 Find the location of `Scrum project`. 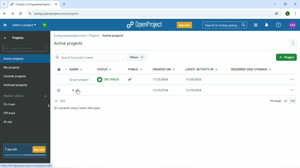

Scrum project is located at coordinates (79, 80).